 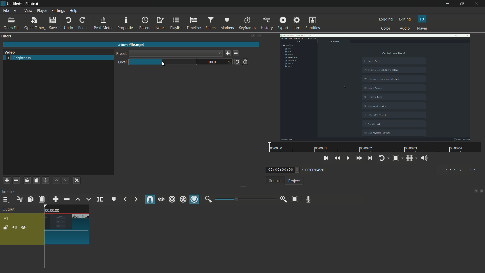 I want to click on toggle zoom, so click(x=397, y=158).